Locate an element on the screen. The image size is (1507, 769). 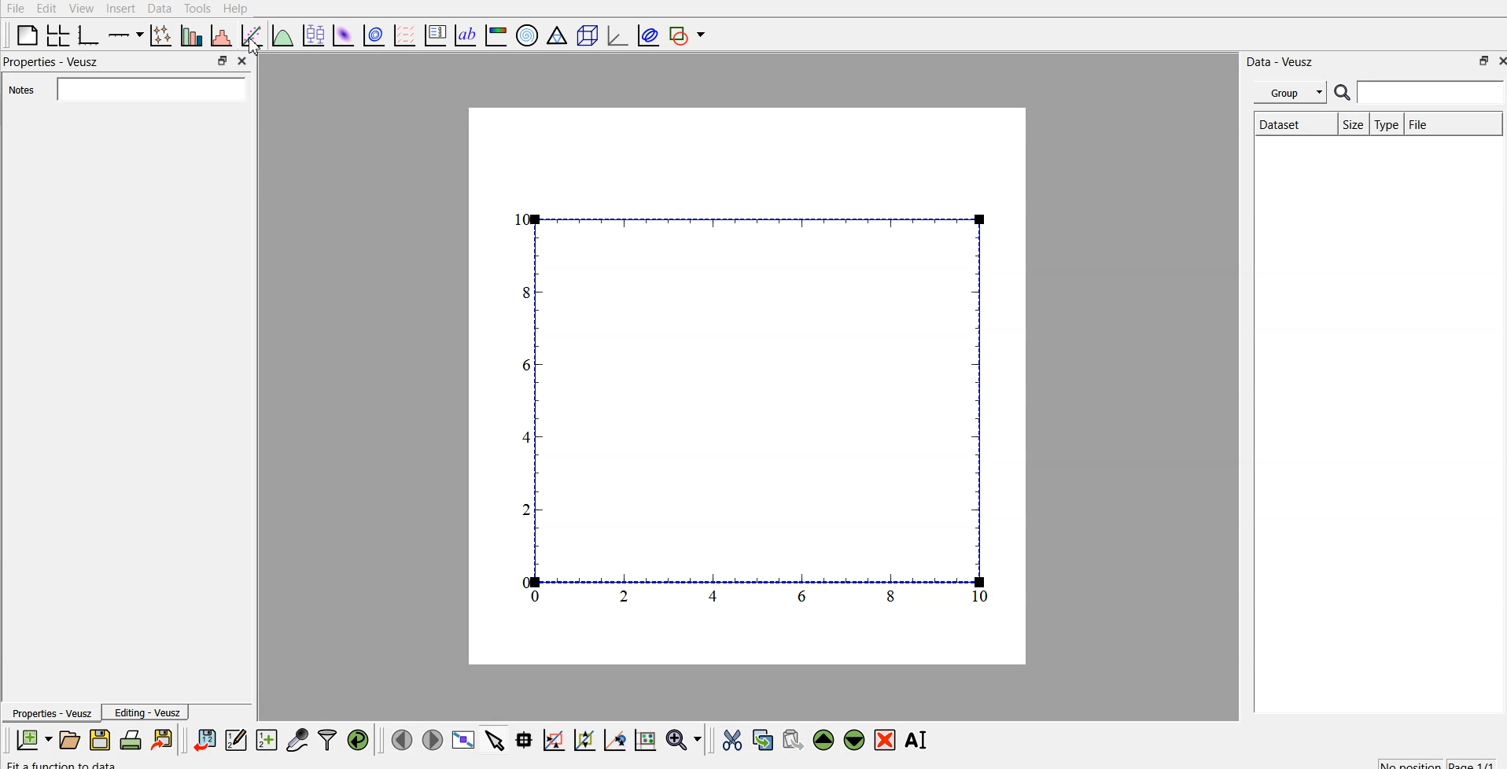
new document is located at coordinates (27, 741).